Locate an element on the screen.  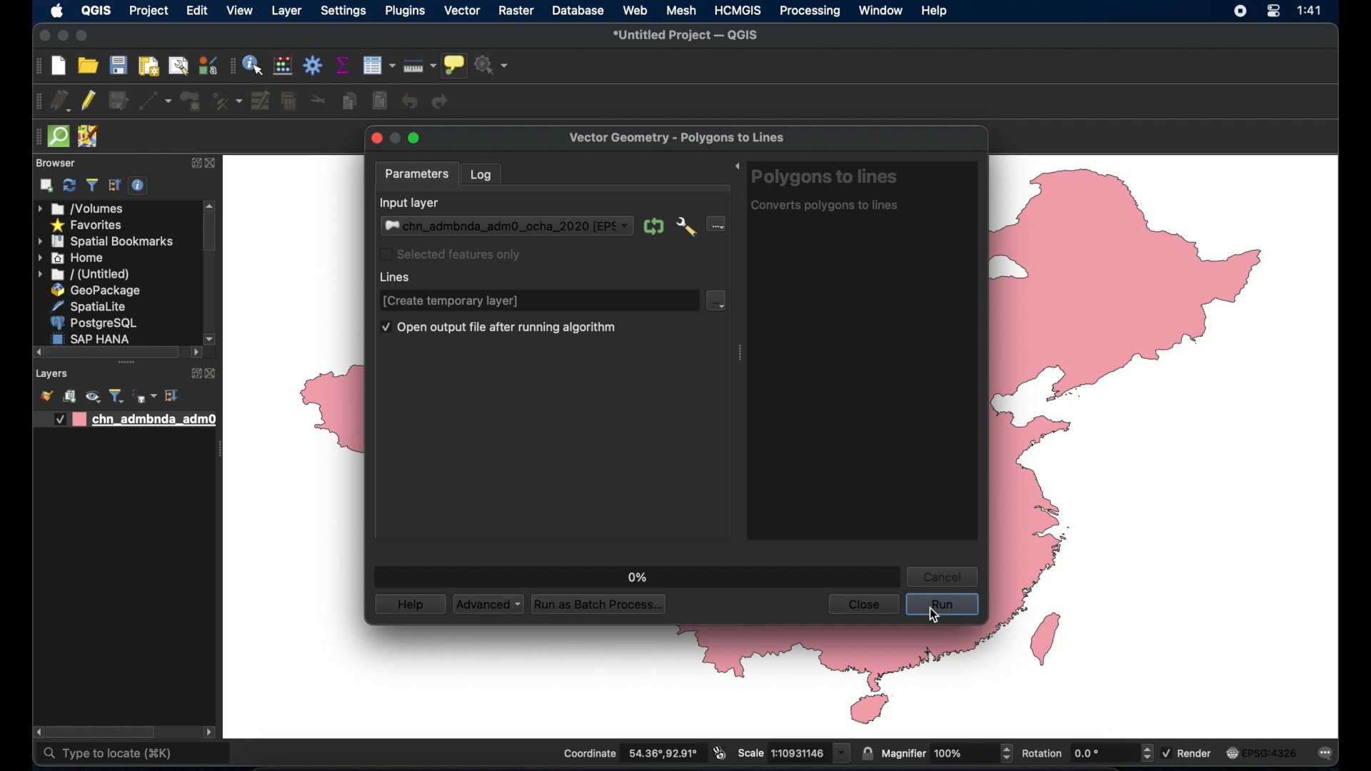
parameters is located at coordinates (415, 173).